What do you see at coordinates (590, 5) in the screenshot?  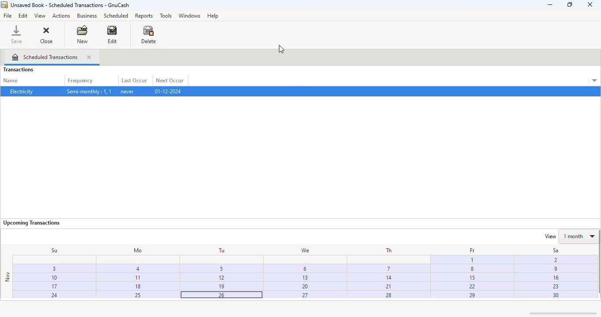 I see `close` at bounding box center [590, 5].